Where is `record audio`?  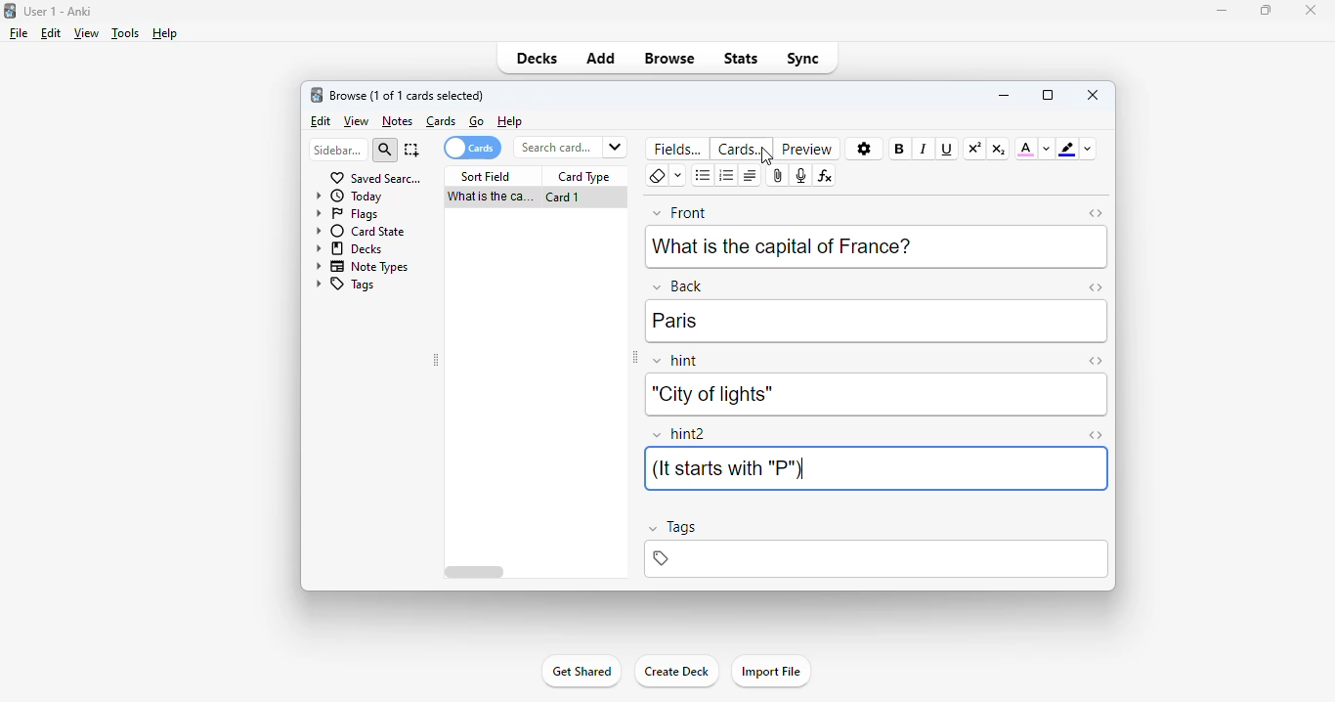 record audio is located at coordinates (800, 176).